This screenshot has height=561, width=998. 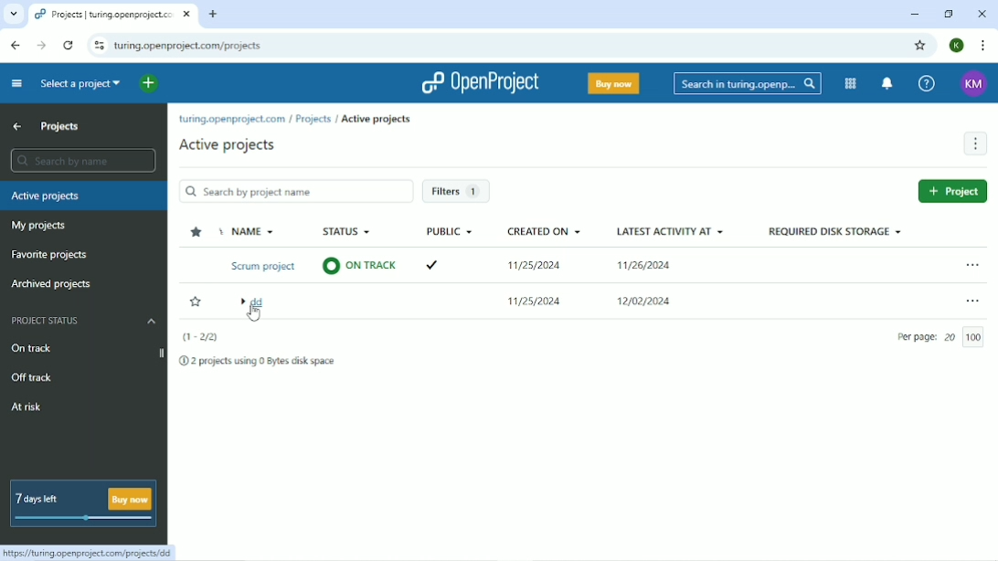 What do you see at coordinates (748, 84) in the screenshot?
I see `Search` at bounding box center [748, 84].